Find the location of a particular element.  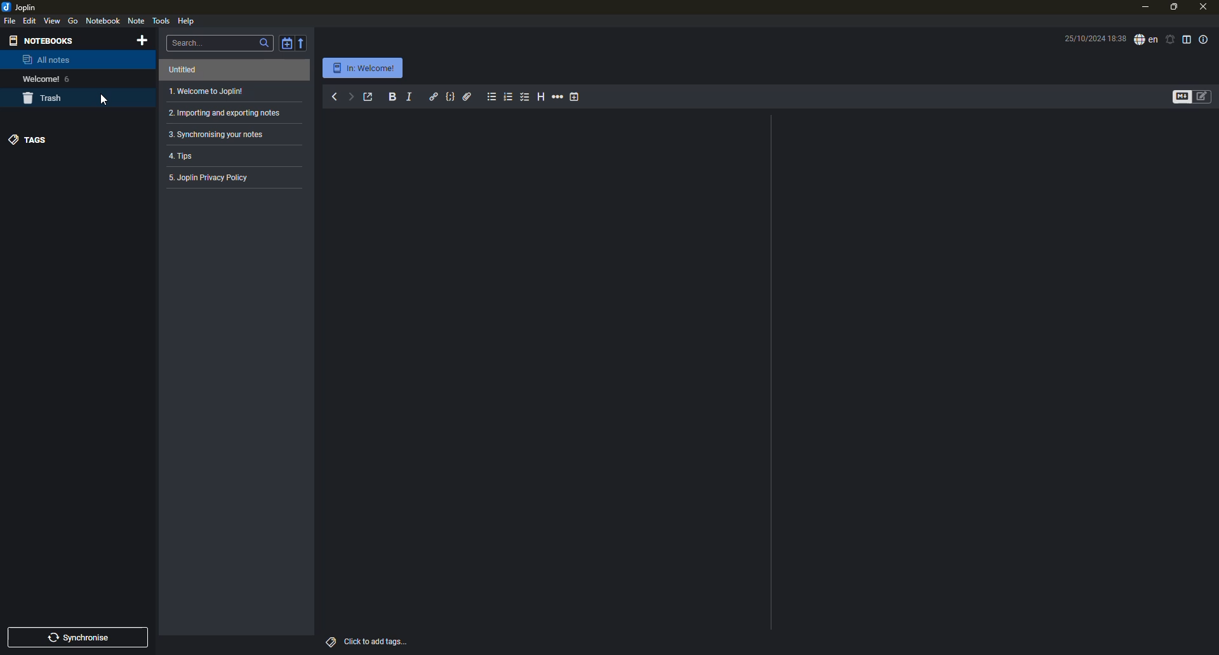

toggle editor layout is located at coordinates (1187, 39).